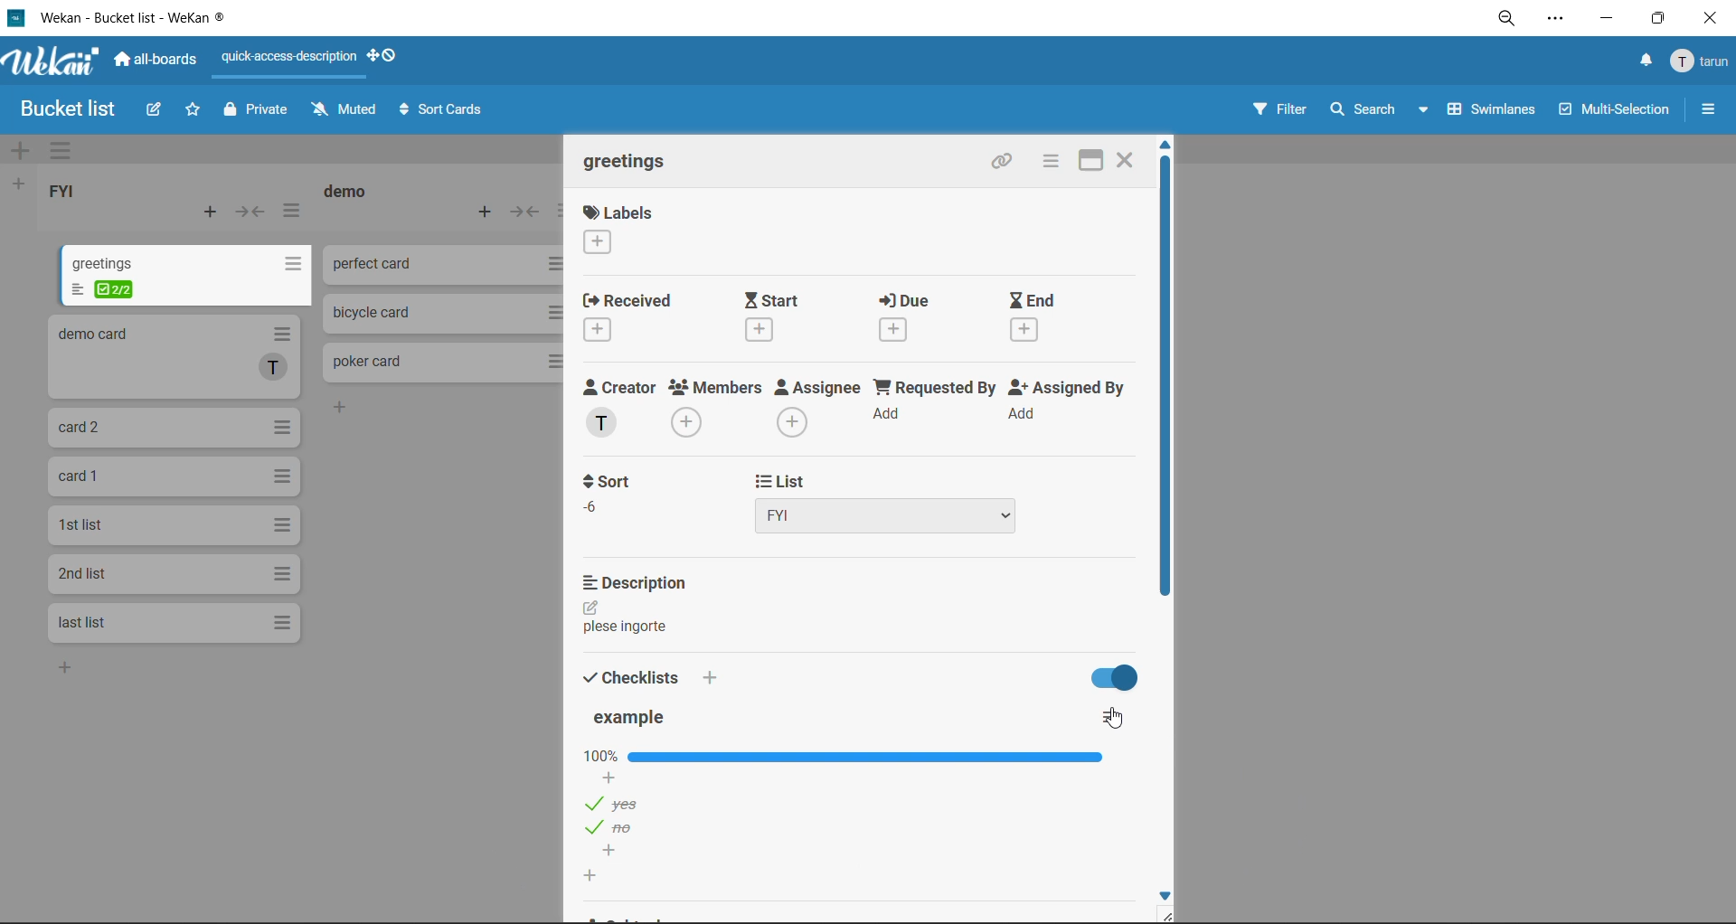  I want to click on swimlane title, so click(868, 150).